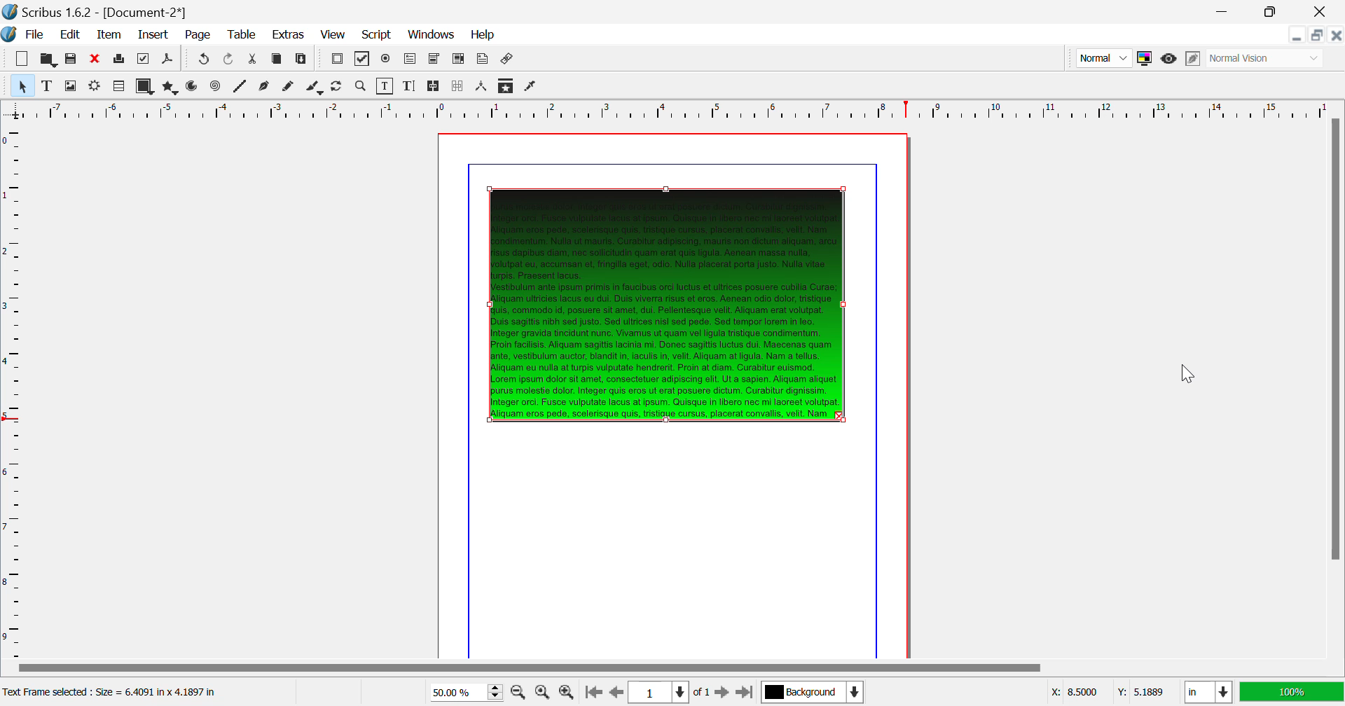 Image resolution: width=1345 pixels, height=706 pixels. I want to click on Discard, so click(95, 59).